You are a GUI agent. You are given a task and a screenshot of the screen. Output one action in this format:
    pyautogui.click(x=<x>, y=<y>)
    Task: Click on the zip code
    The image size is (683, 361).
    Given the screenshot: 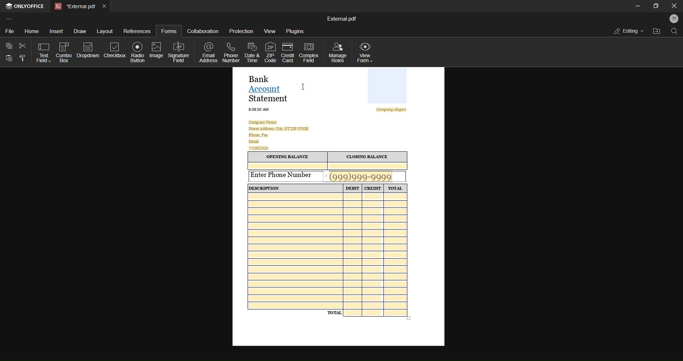 What is the action you would take?
    pyautogui.click(x=270, y=51)
    